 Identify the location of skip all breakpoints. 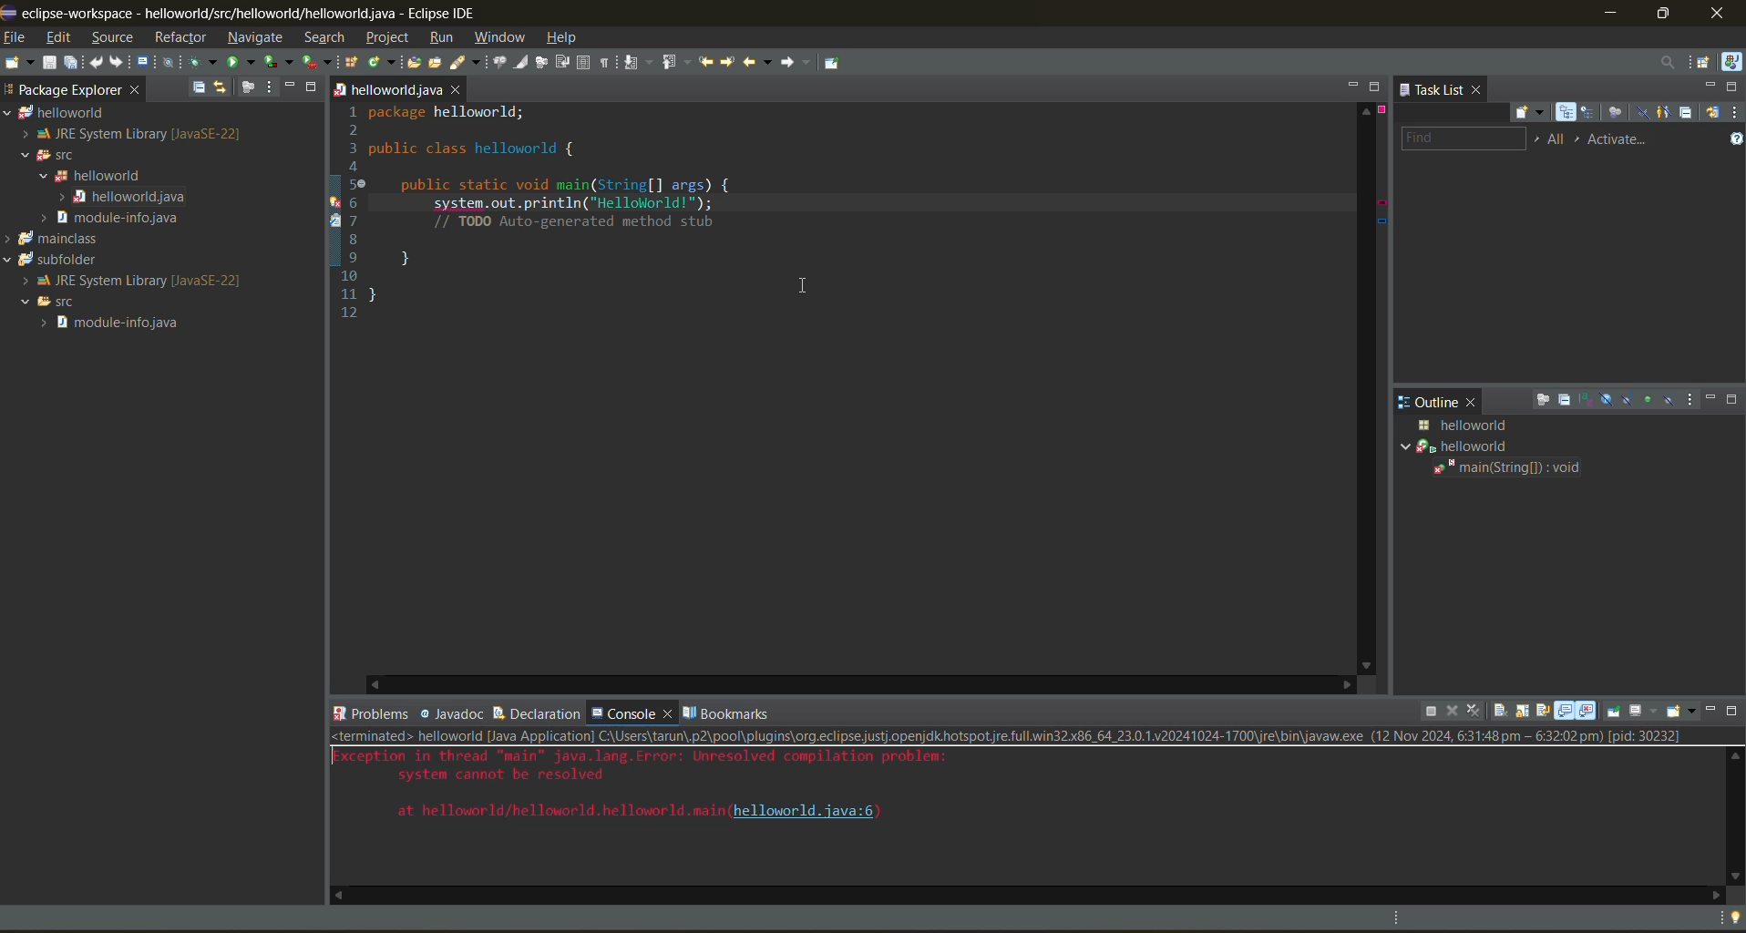
(171, 62).